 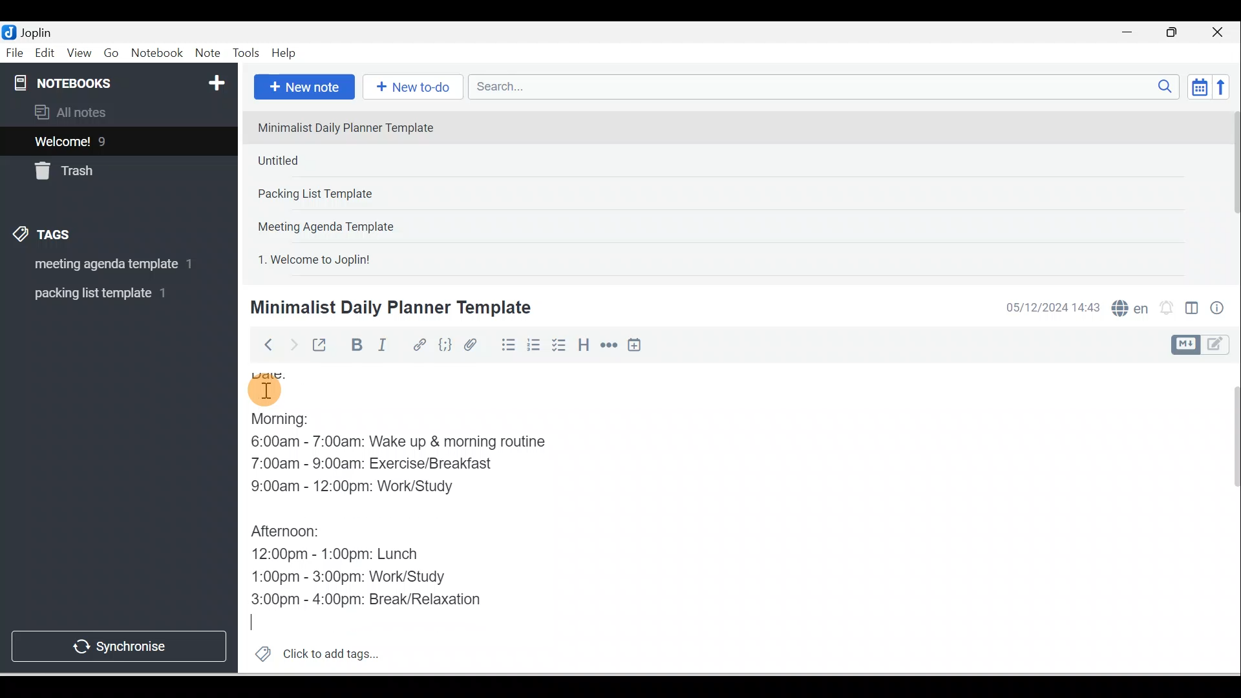 What do you see at coordinates (118, 644) in the screenshot?
I see `Synchronise` at bounding box center [118, 644].